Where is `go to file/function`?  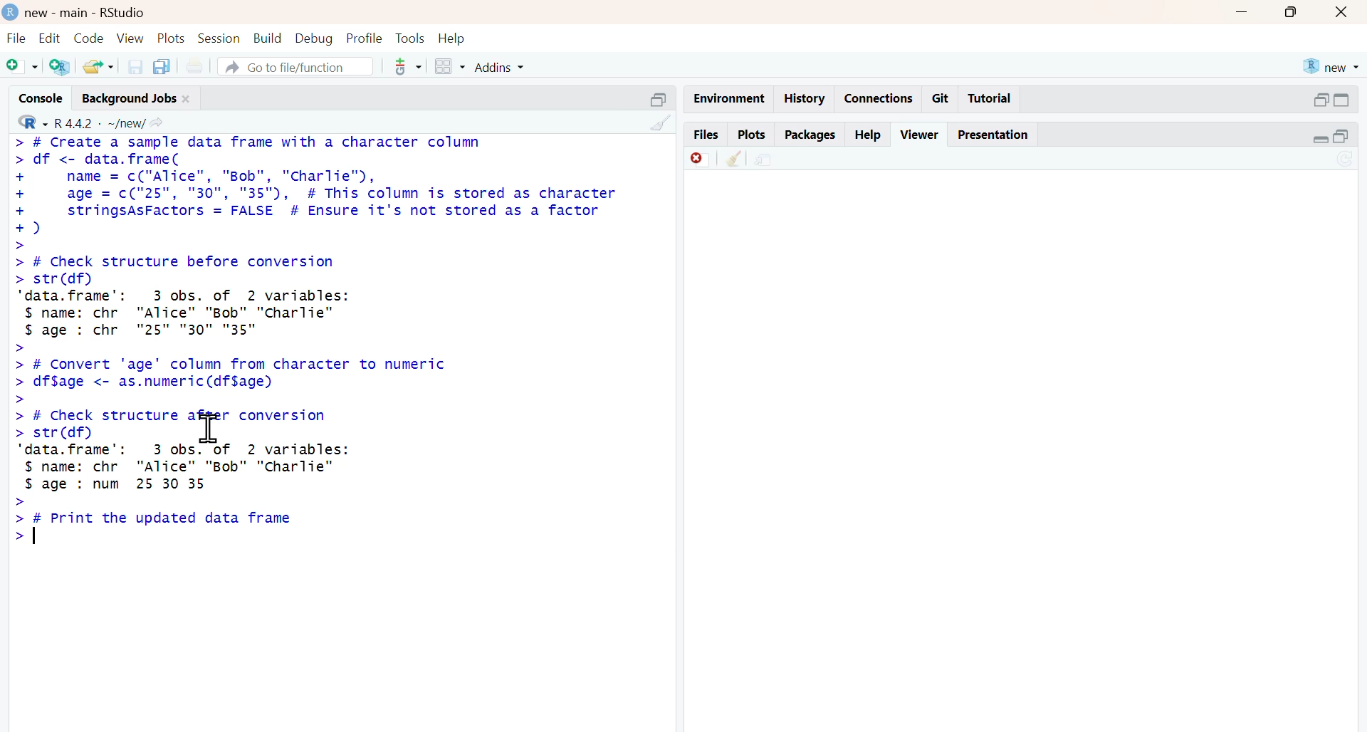 go to file/function is located at coordinates (295, 67).